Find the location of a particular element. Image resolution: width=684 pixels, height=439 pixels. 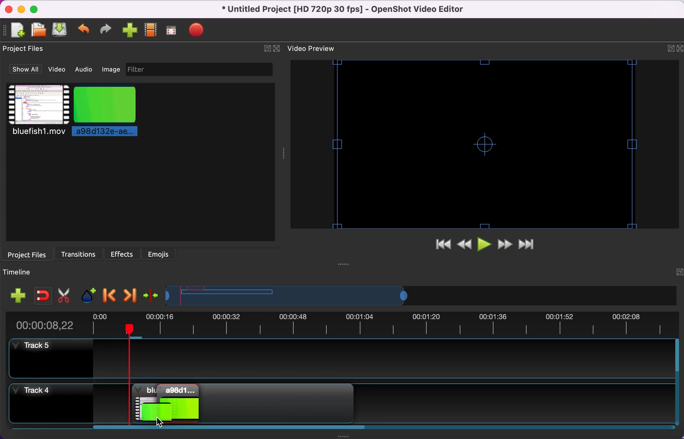

expand/hide is located at coordinates (667, 46).